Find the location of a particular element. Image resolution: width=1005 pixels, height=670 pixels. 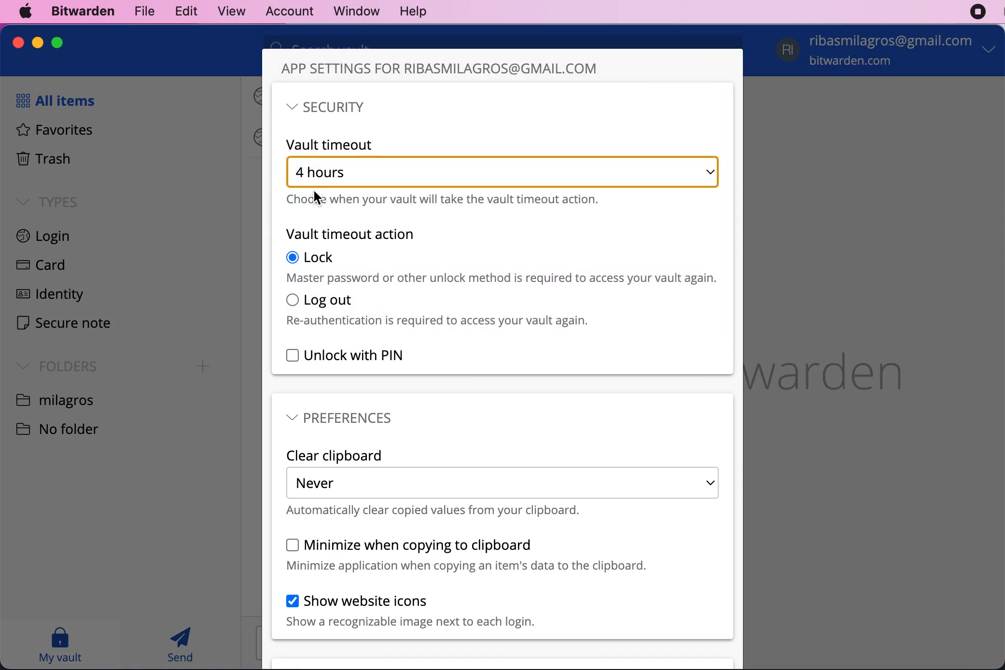

favorites is located at coordinates (50, 131).